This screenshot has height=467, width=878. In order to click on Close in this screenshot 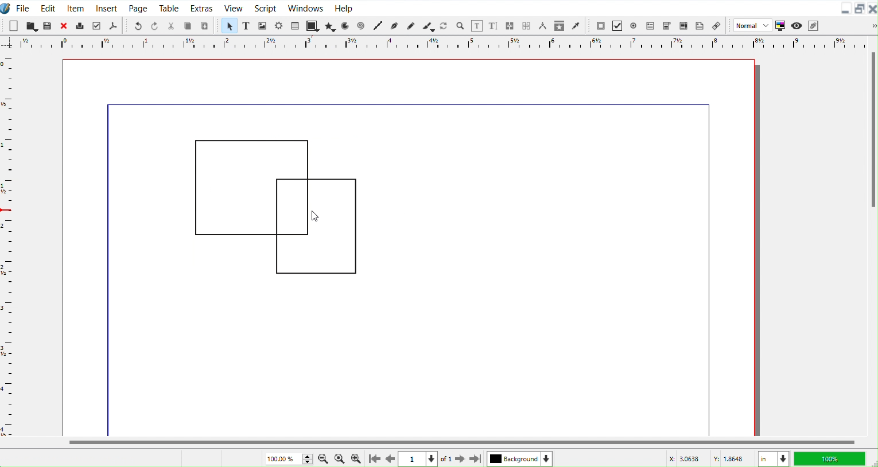, I will do `click(872, 9)`.